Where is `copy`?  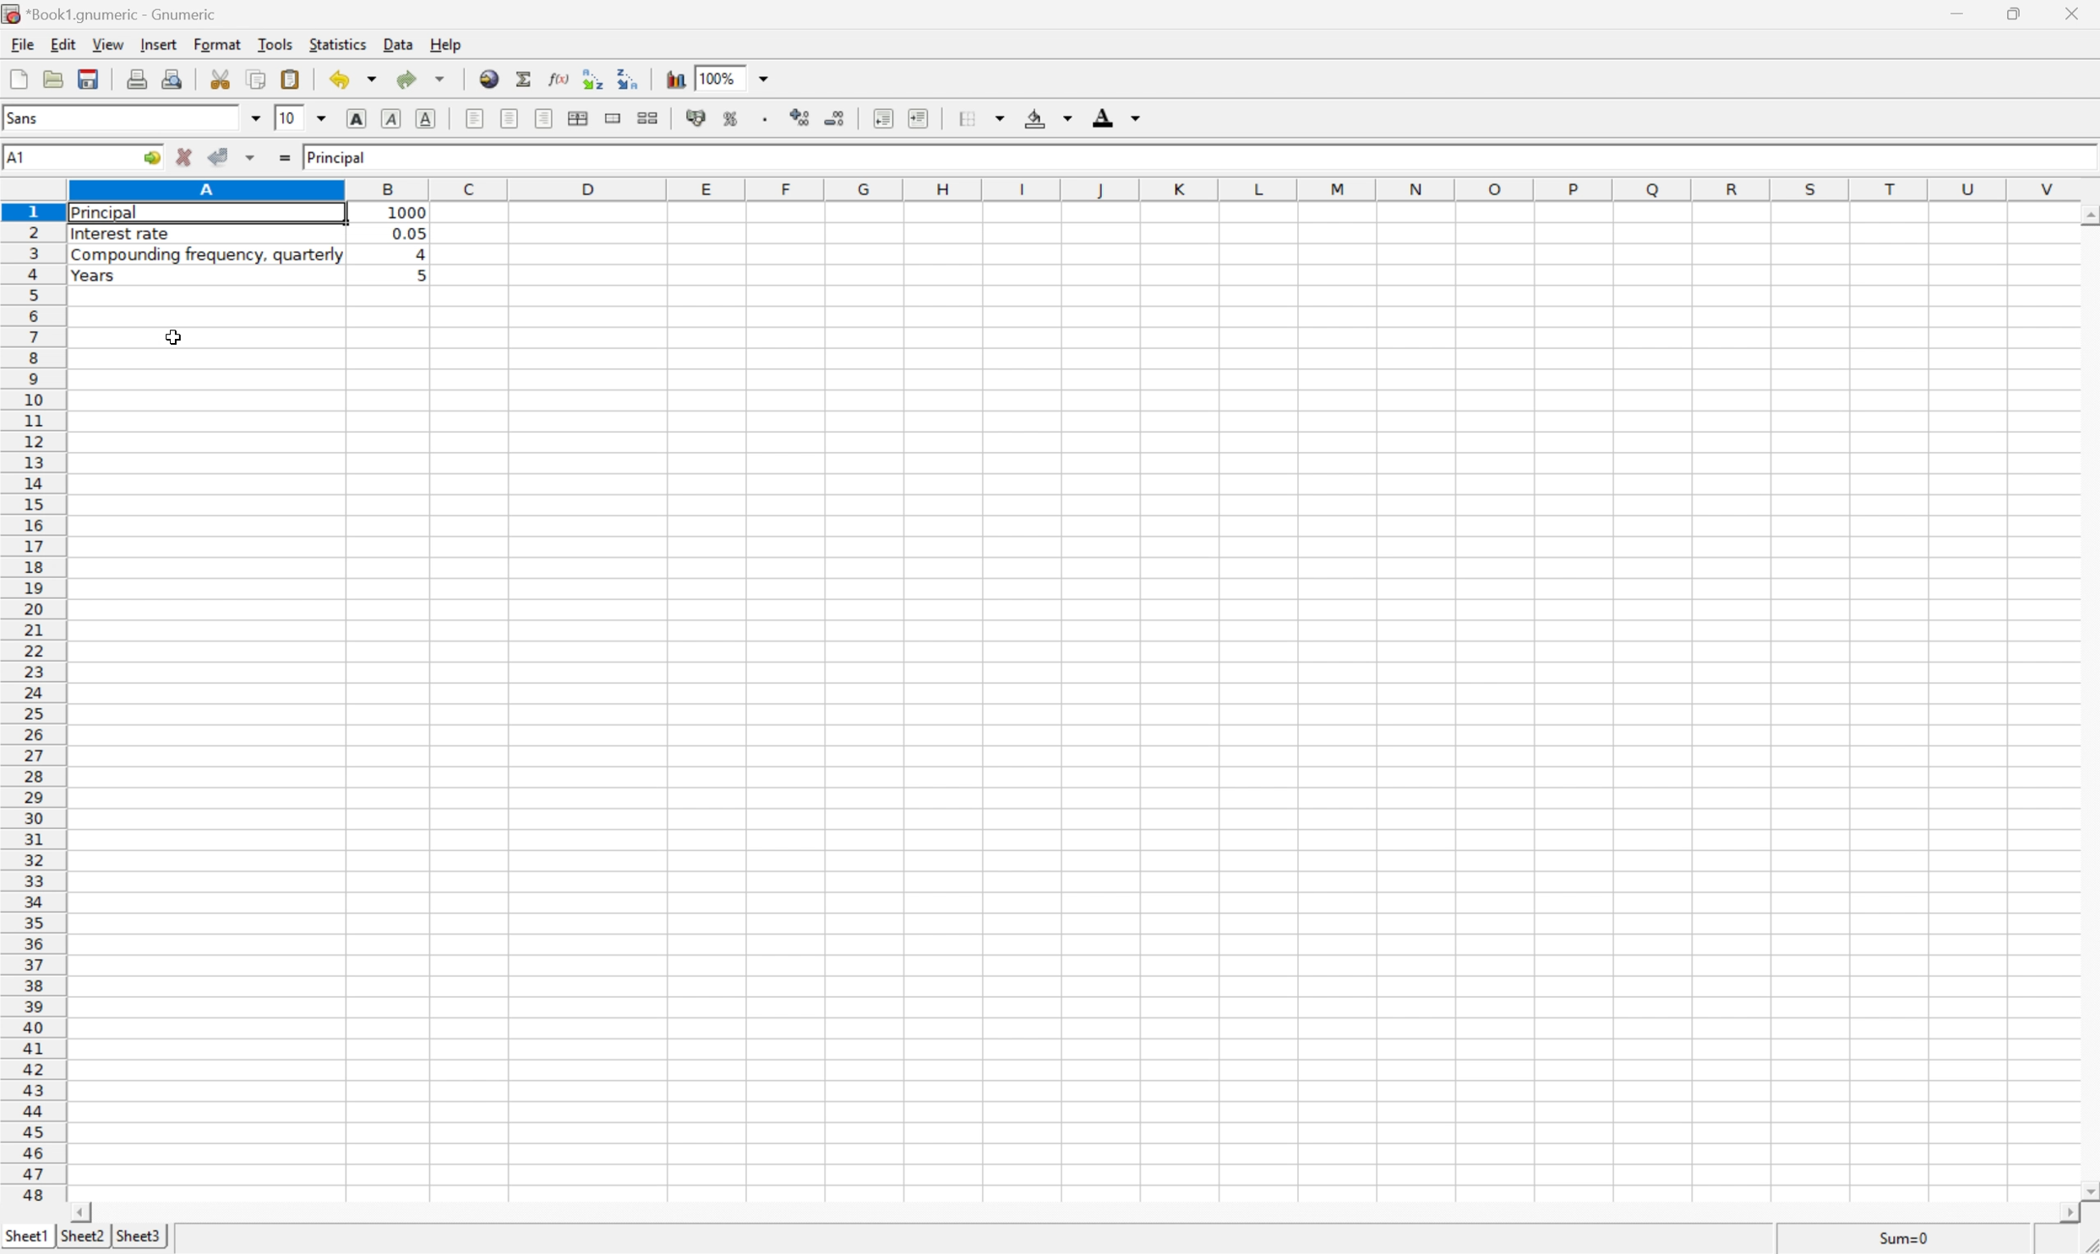
copy is located at coordinates (256, 78).